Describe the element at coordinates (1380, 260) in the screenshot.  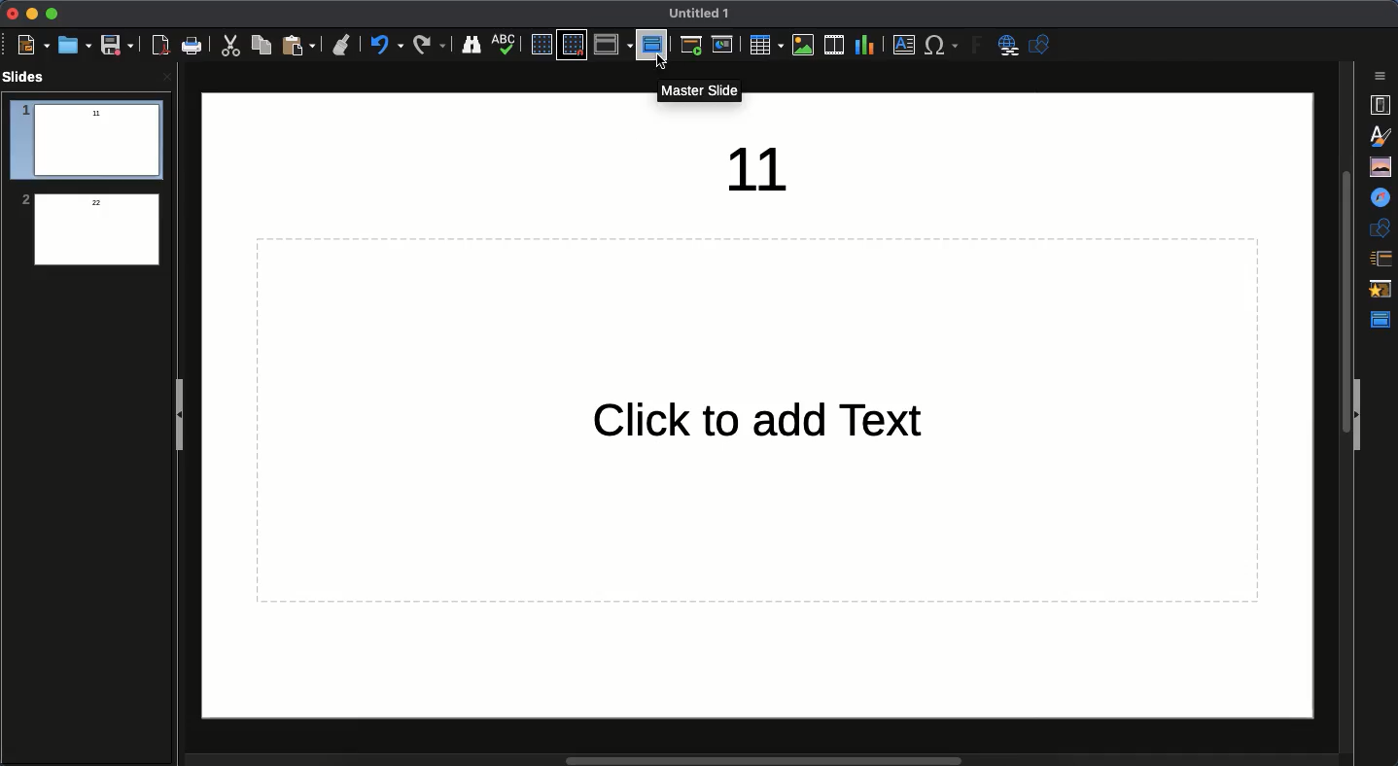
I see `Slide transition` at that location.